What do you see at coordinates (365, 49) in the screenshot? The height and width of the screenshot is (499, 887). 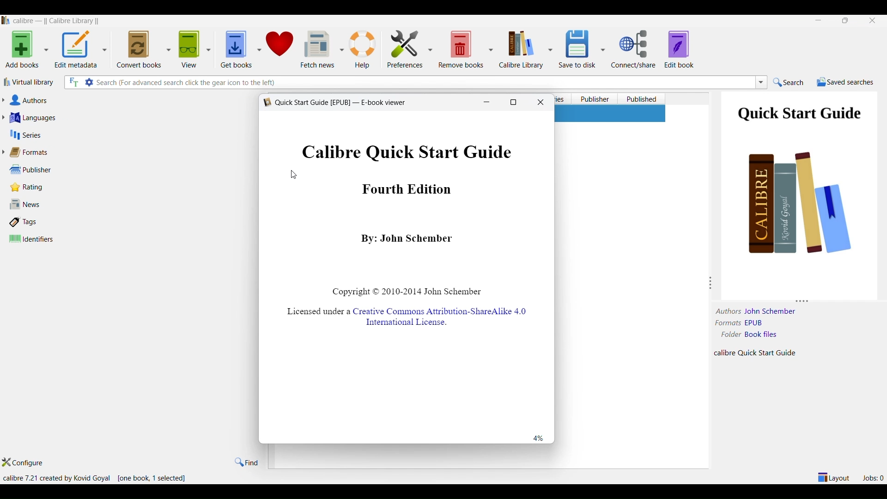 I see `help` at bounding box center [365, 49].